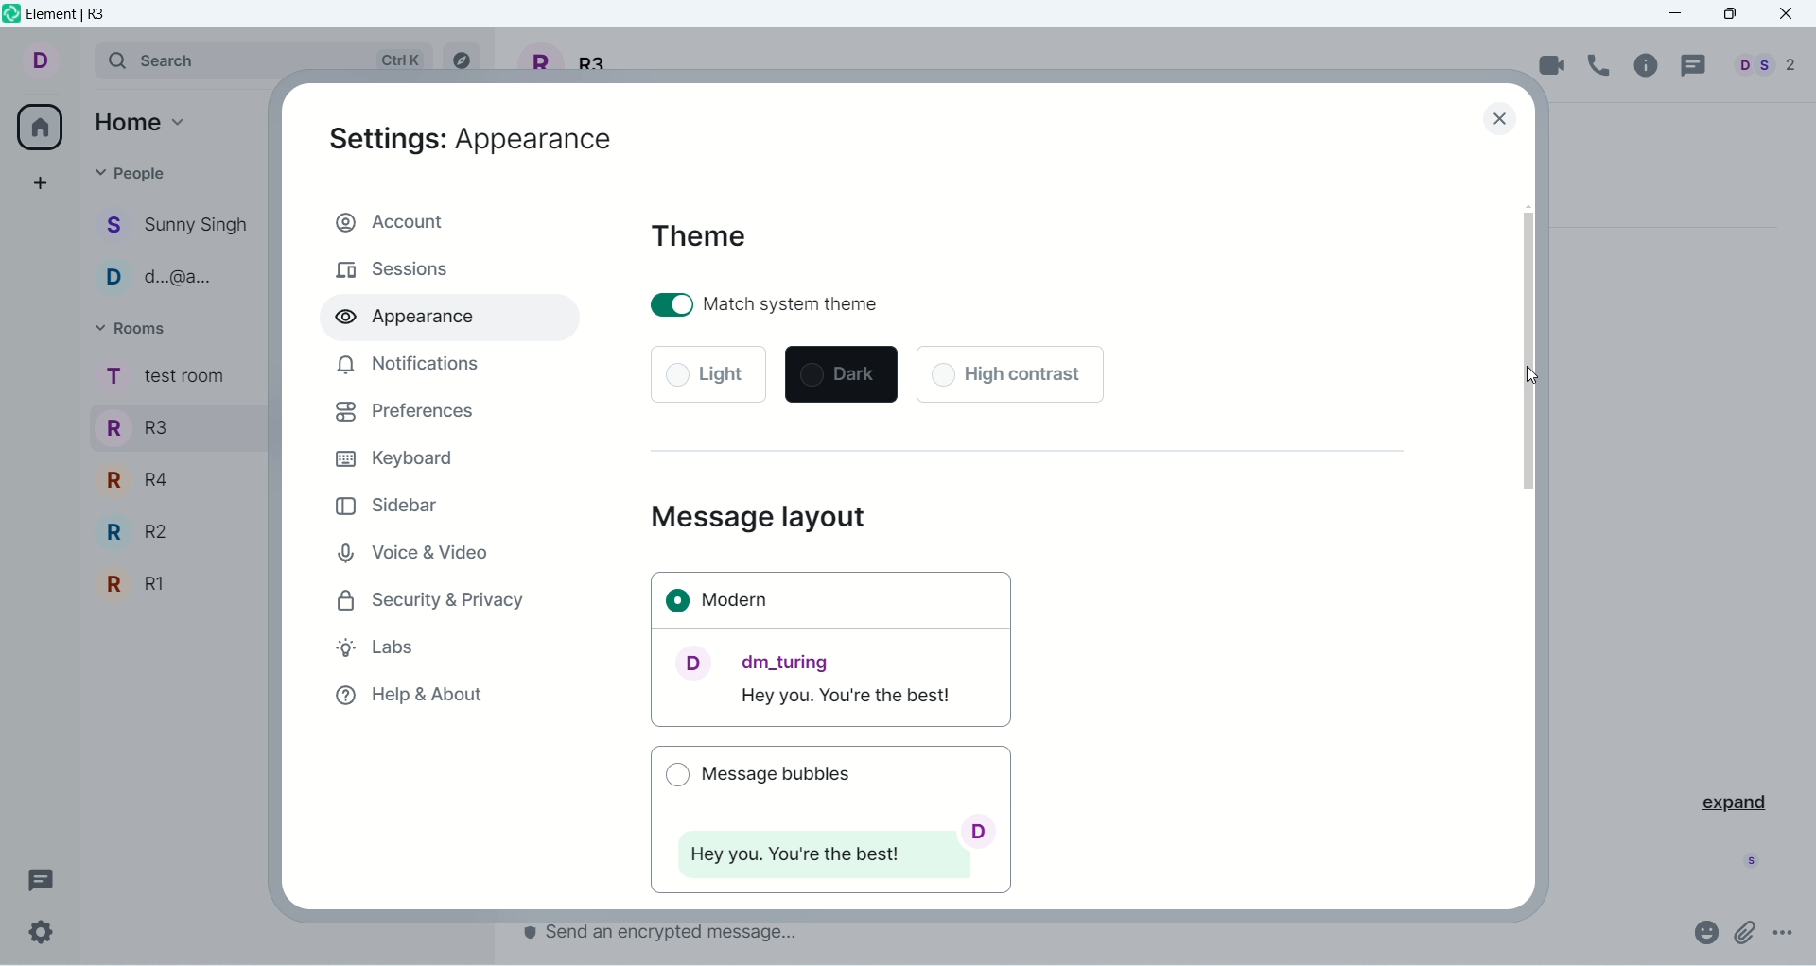 The image size is (1816, 966). I want to click on match system theme, so click(773, 305).